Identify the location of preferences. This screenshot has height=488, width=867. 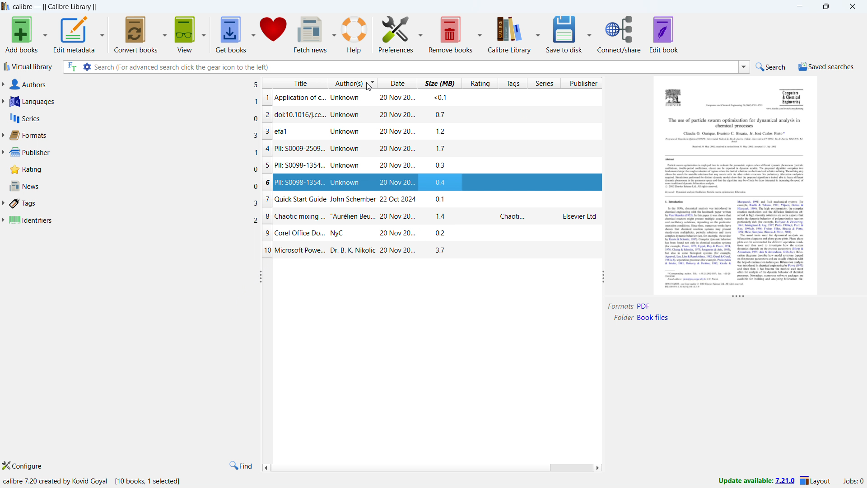
(396, 33).